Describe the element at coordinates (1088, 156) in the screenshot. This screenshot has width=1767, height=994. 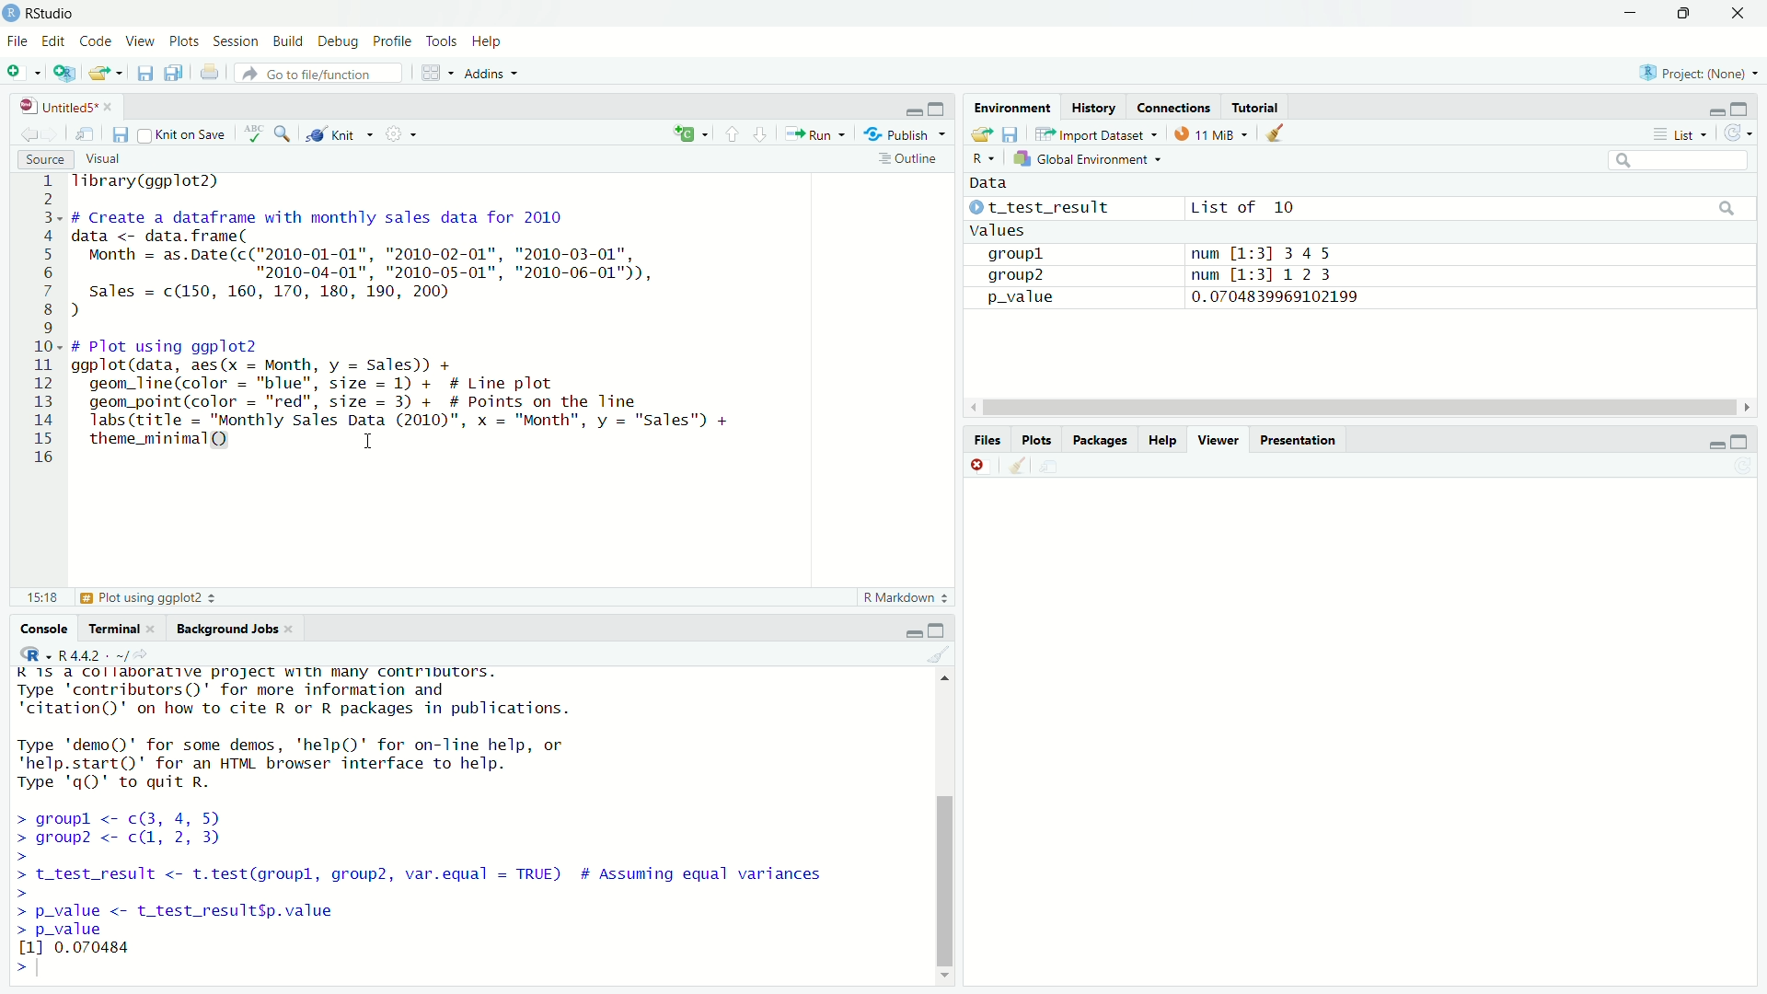
I see `# Global Environment =` at that location.